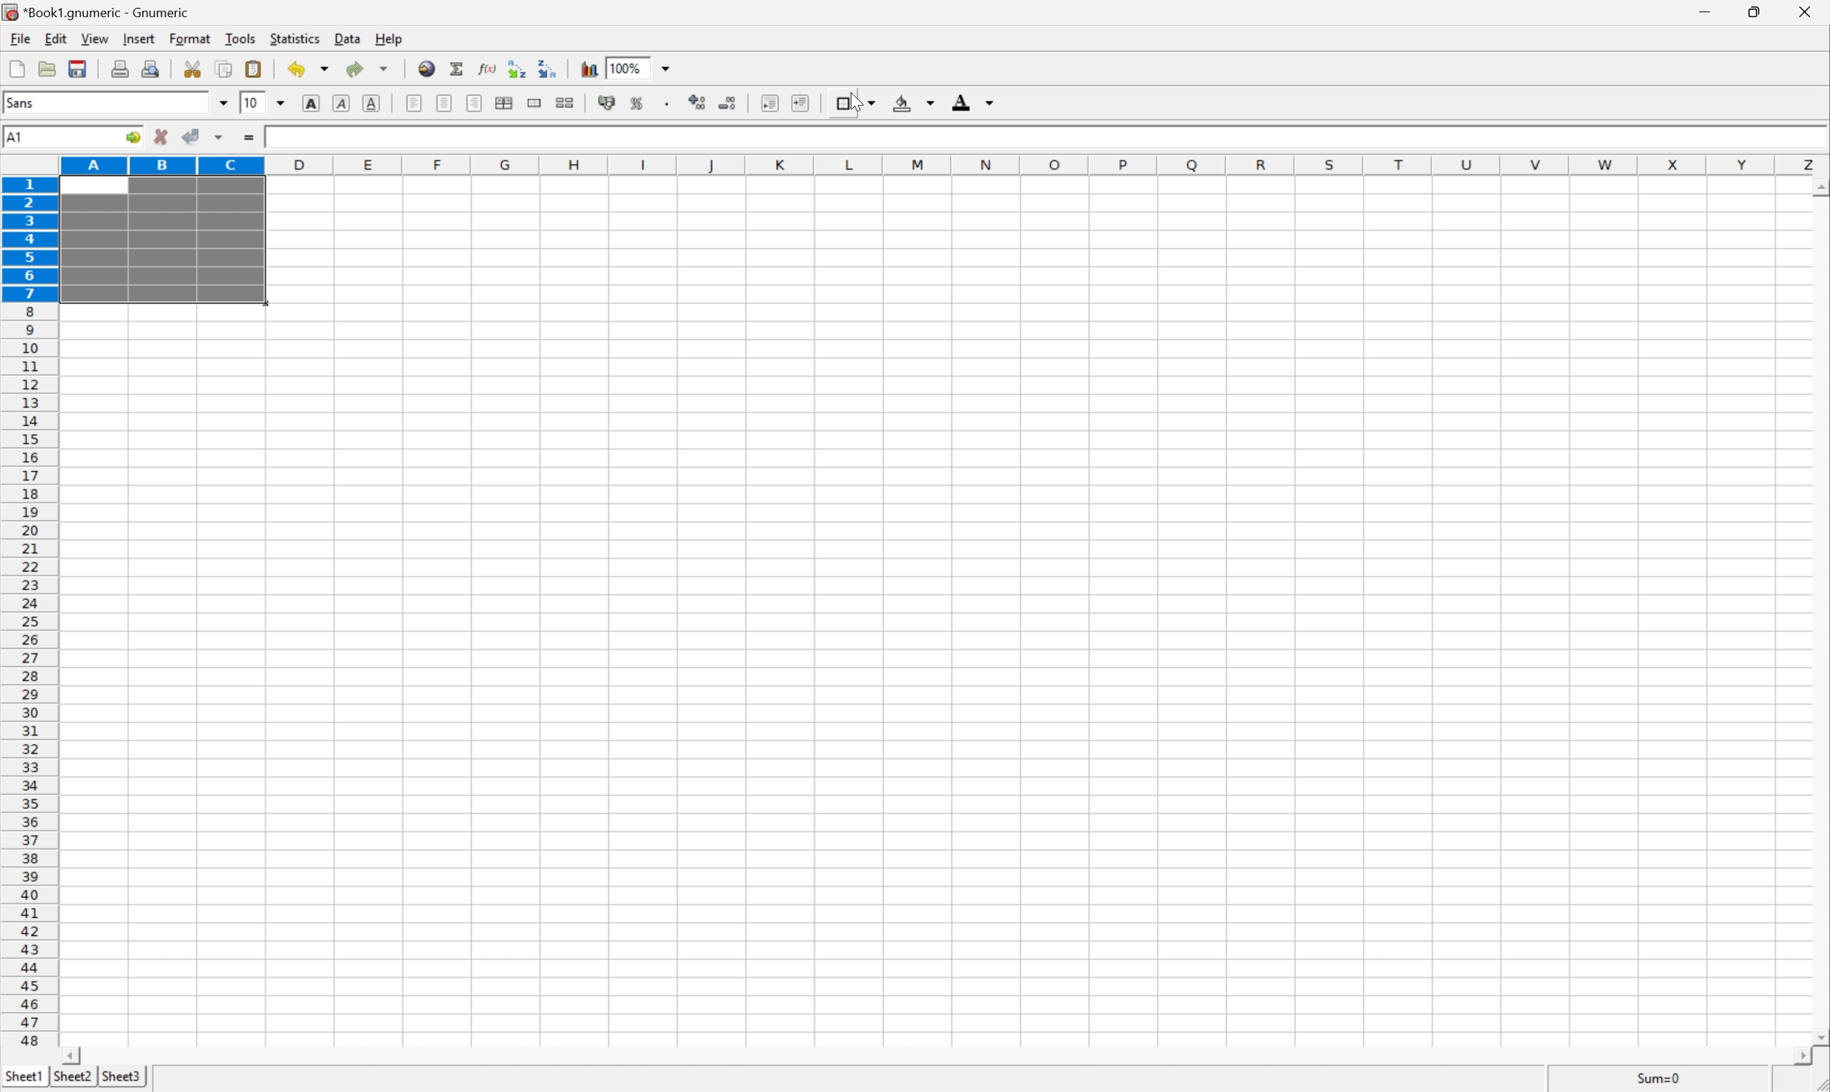  I want to click on Font size 10, so click(264, 104).